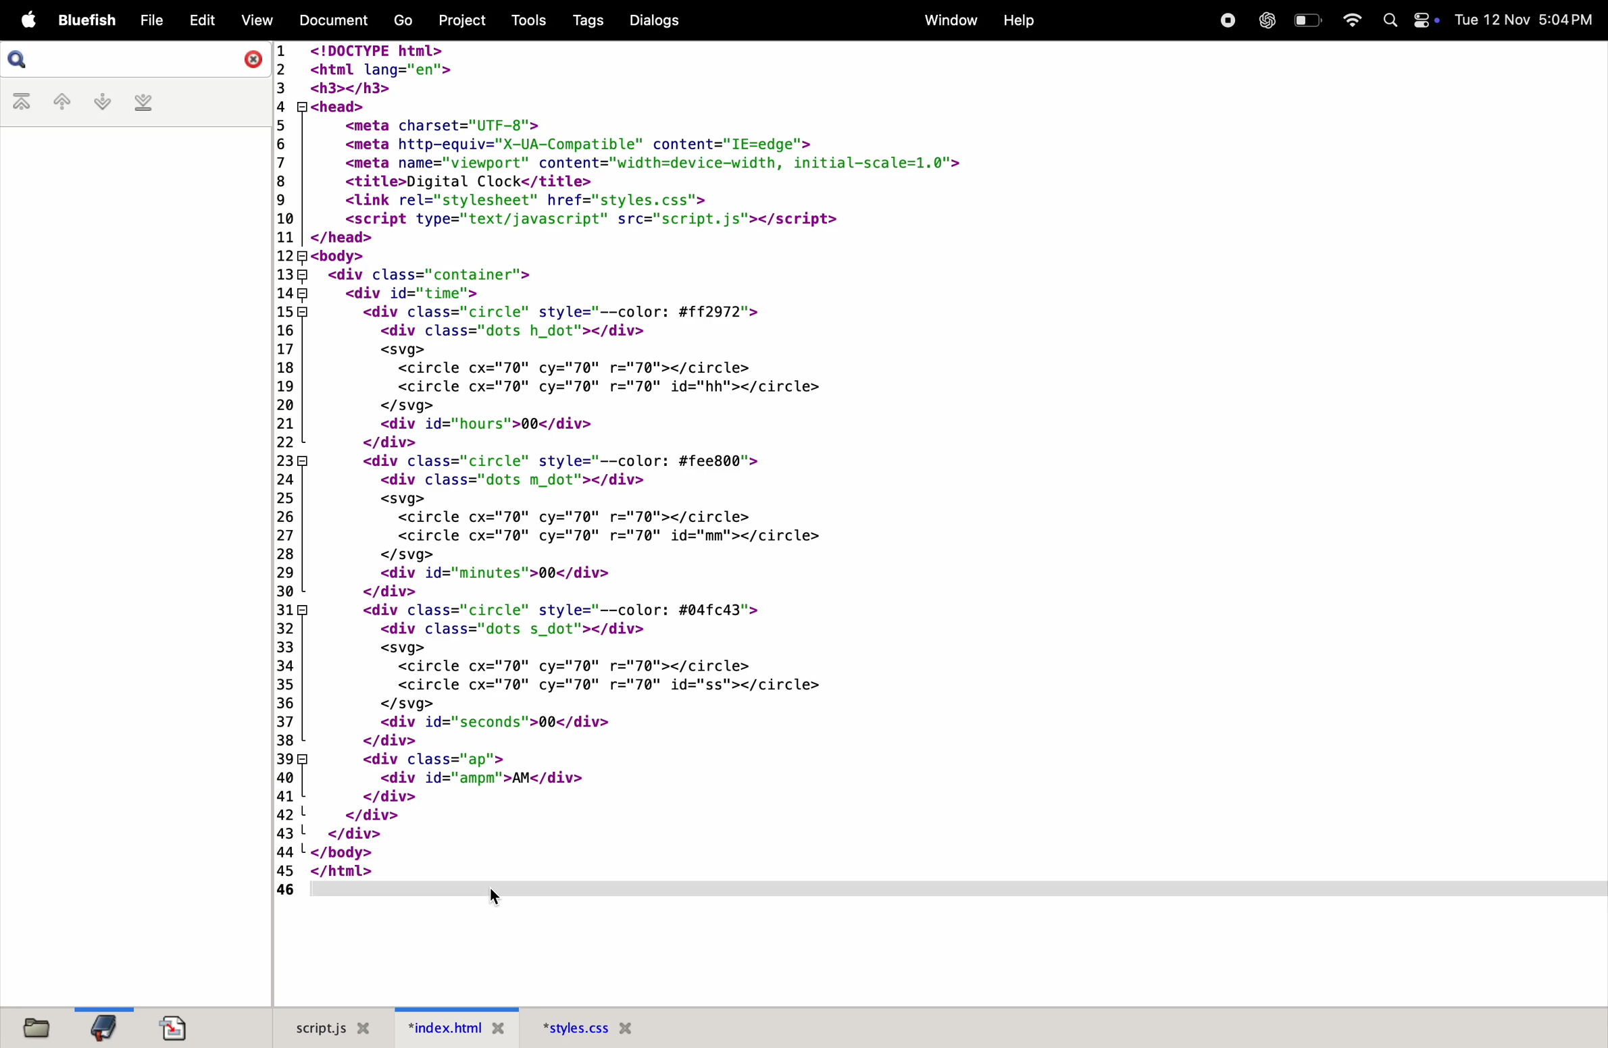  Describe the element at coordinates (251, 60) in the screenshot. I see `close` at that location.